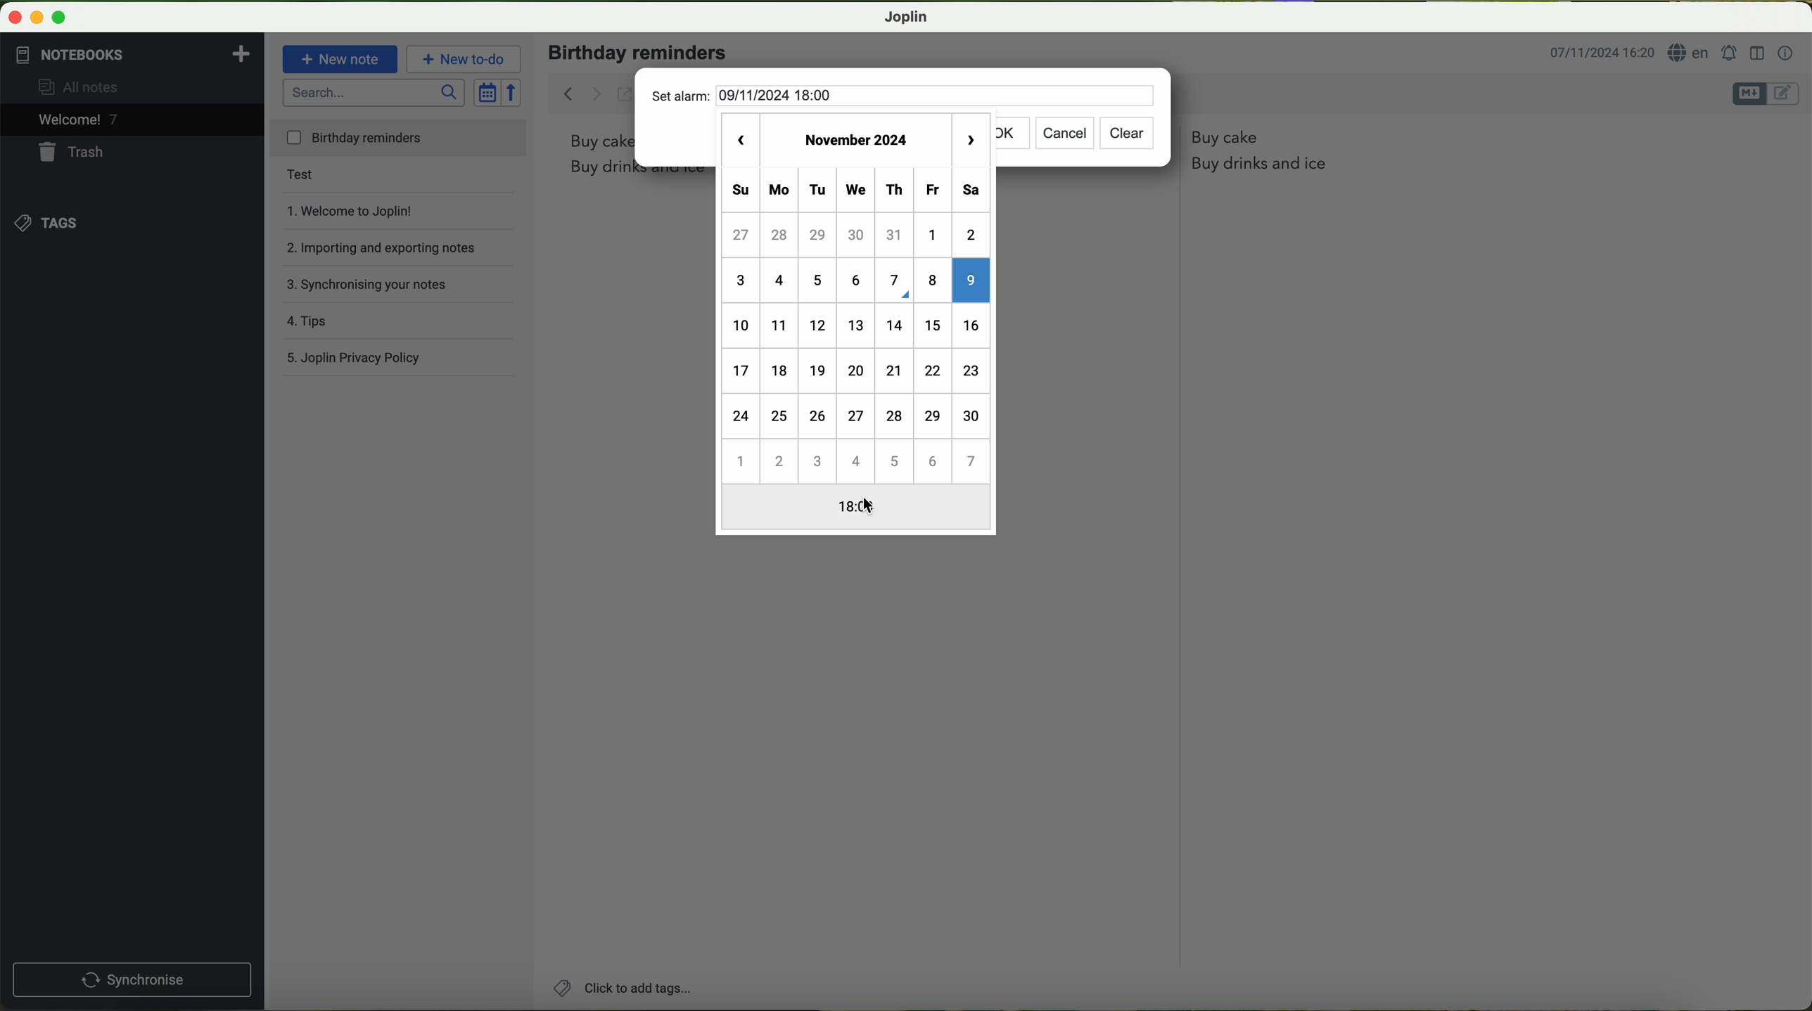 Image resolution: width=1812 pixels, height=1011 pixels. Describe the element at coordinates (1787, 53) in the screenshot. I see `note properties` at that location.